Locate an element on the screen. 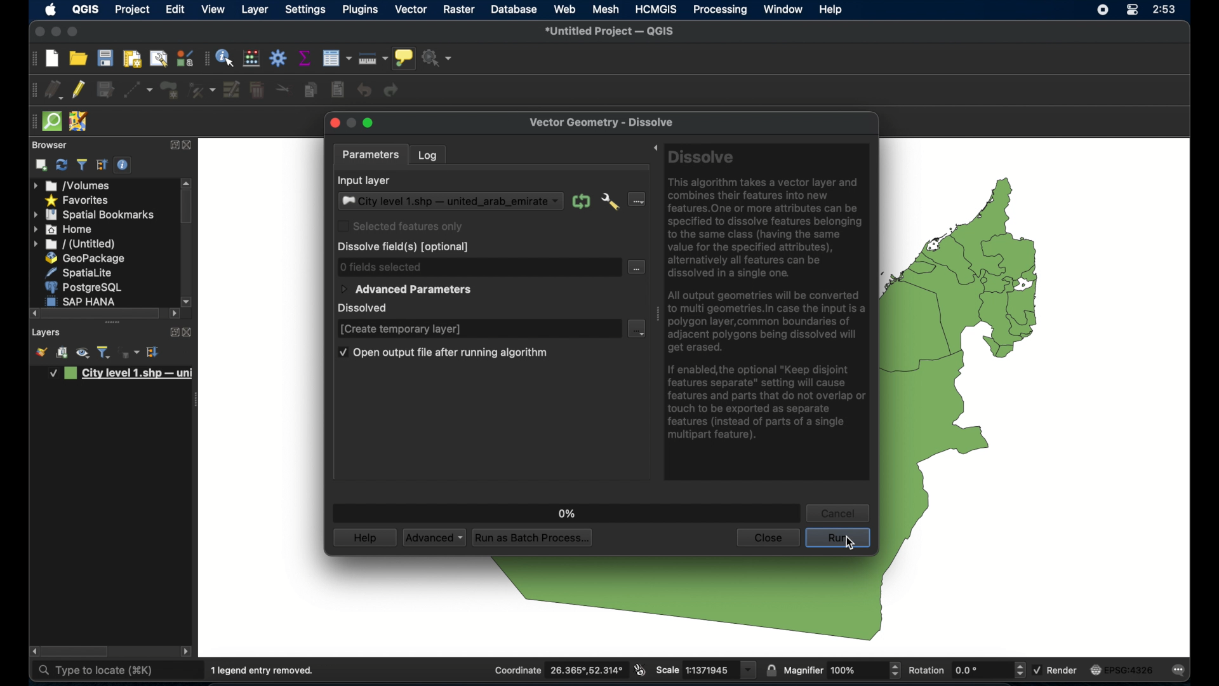 Image resolution: width=1219 pixels, height=686 pixels. favorites is located at coordinates (78, 201).